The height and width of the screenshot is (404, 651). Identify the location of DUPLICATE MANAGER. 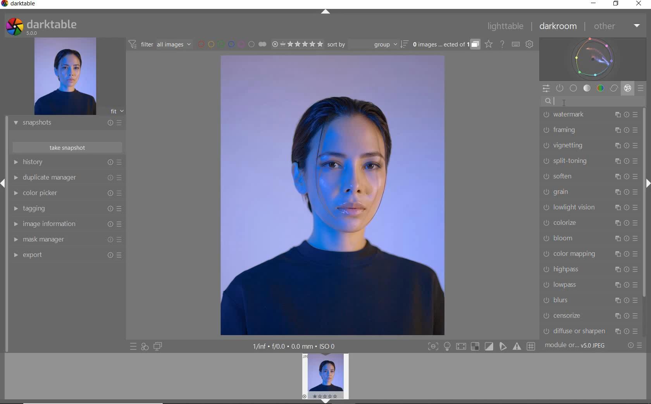
(68, 178).